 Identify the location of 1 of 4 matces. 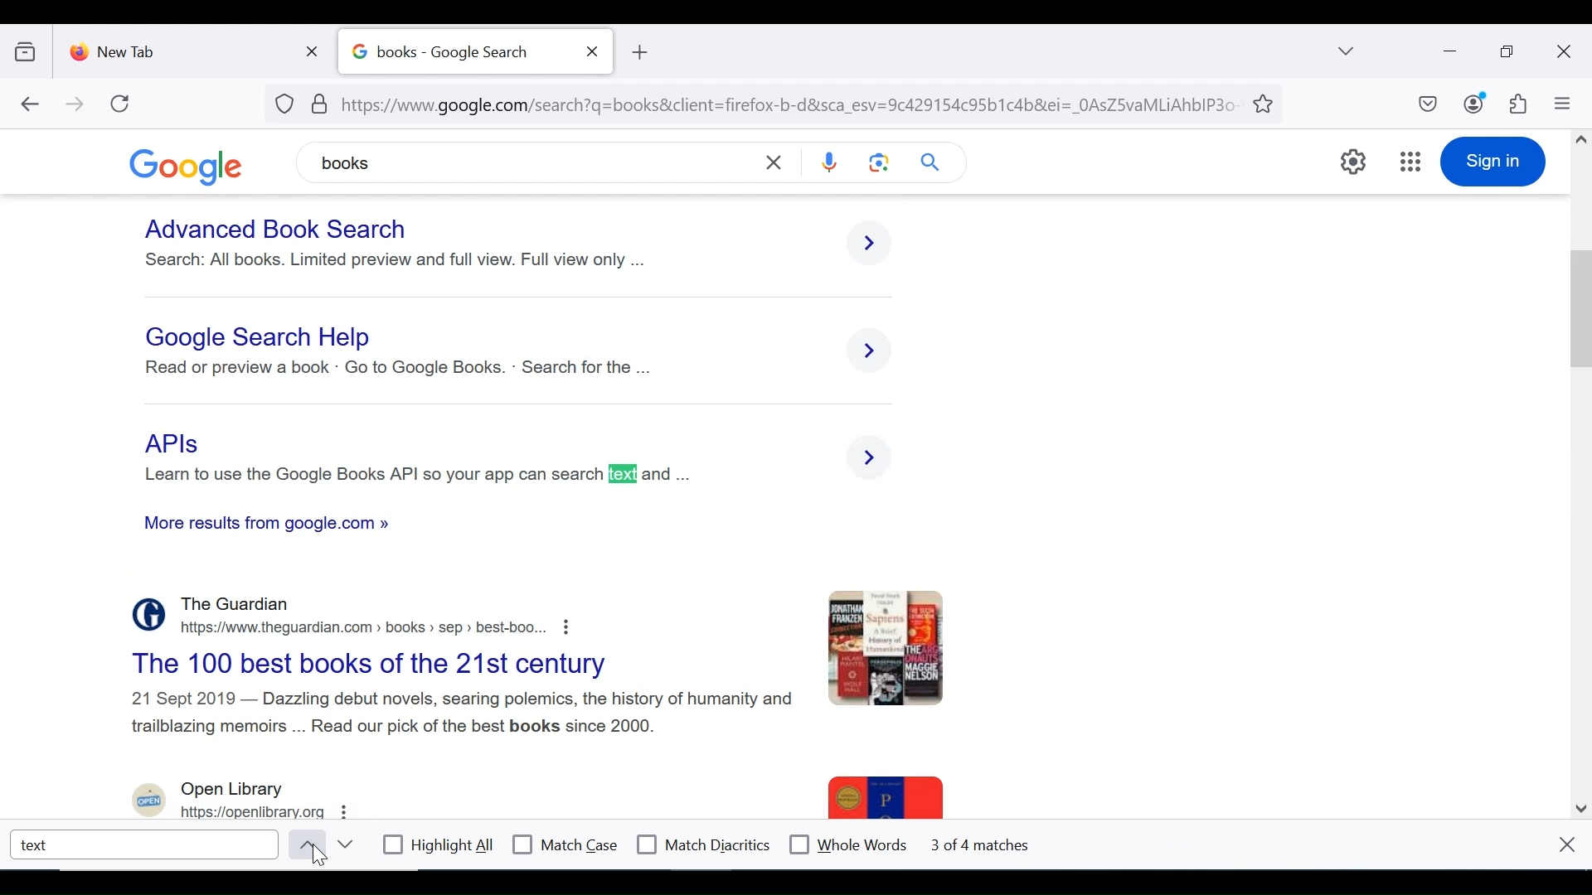
(983, 845).